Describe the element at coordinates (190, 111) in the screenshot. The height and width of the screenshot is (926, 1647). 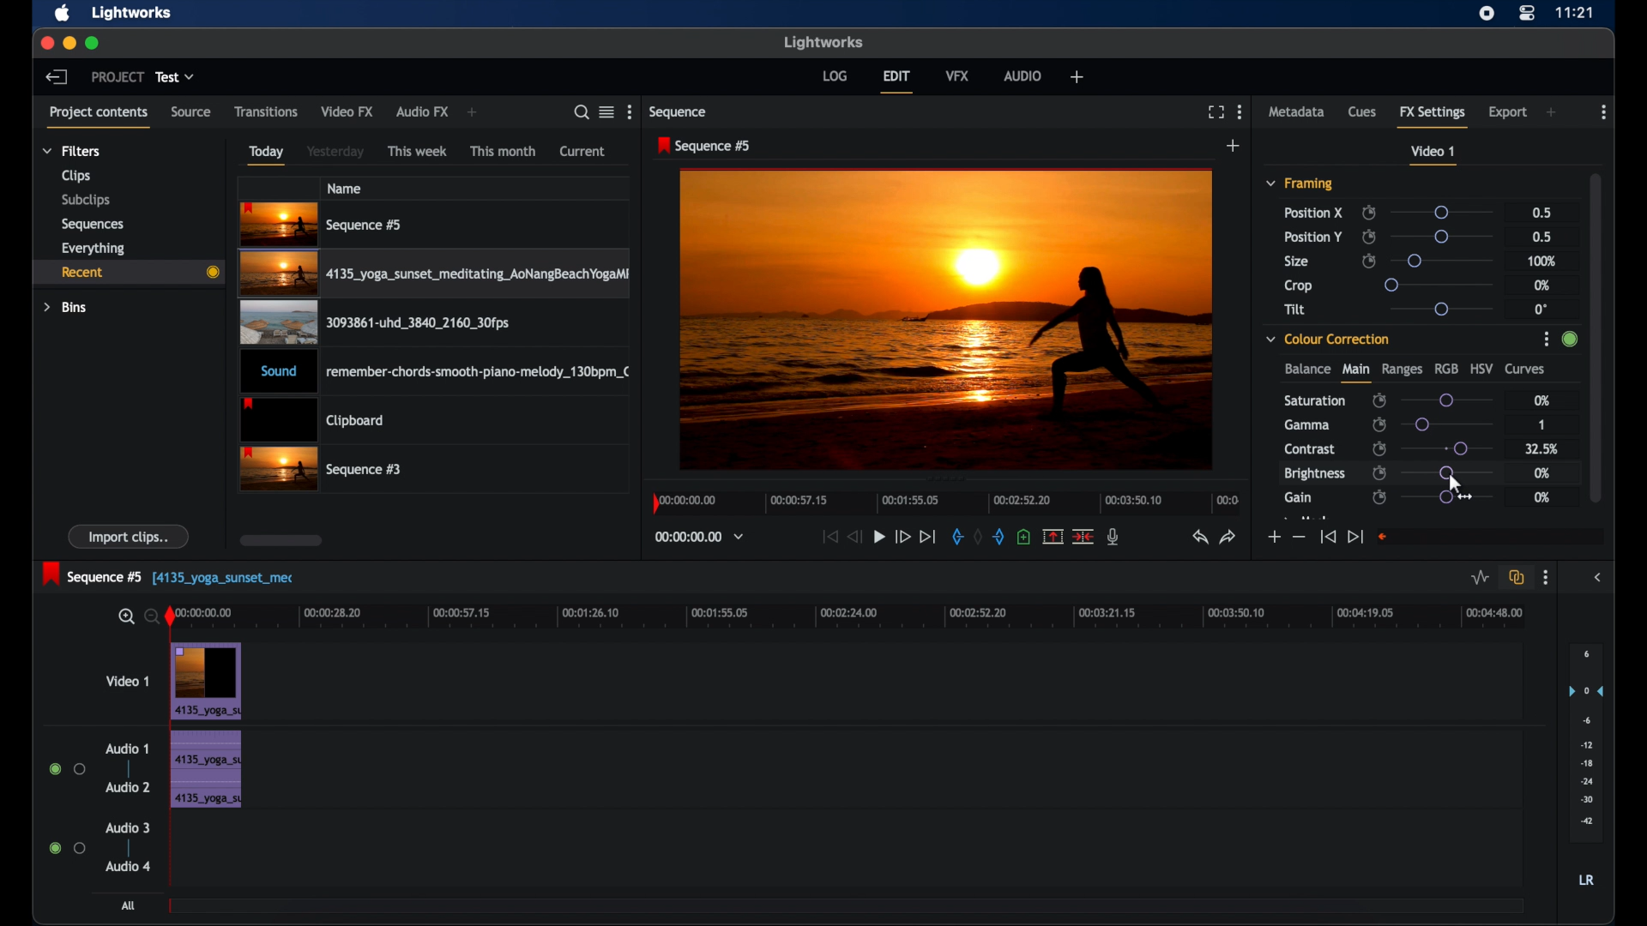
I see `source` at that location.